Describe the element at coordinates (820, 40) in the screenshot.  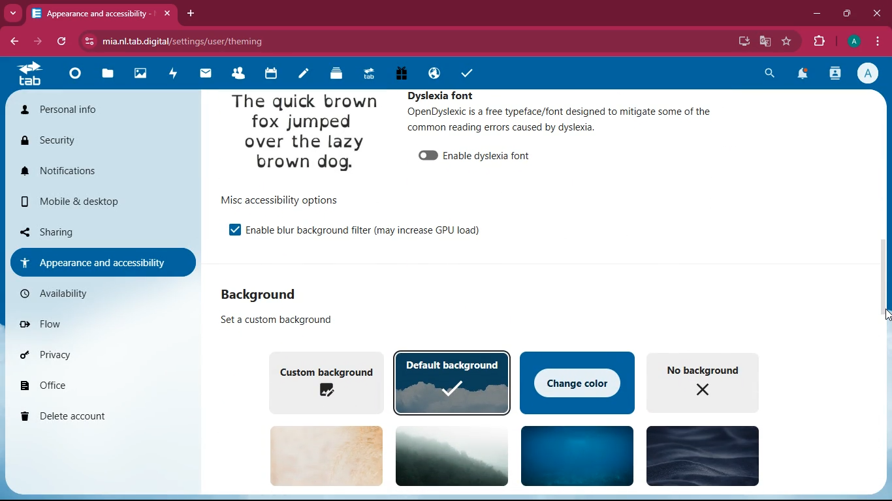
I see `extensions` at that location.